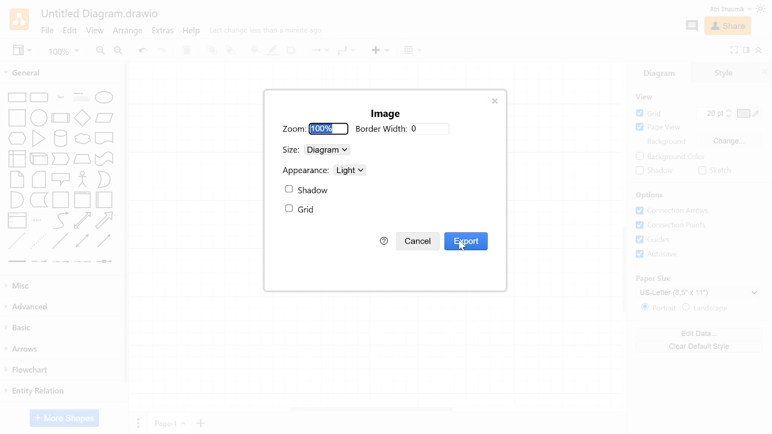 This screenshot has height=434, width=772. What do you see at coordinates (305, 171) in the screenshot?
I see `Appearance:` at bounding box center [305, 171].